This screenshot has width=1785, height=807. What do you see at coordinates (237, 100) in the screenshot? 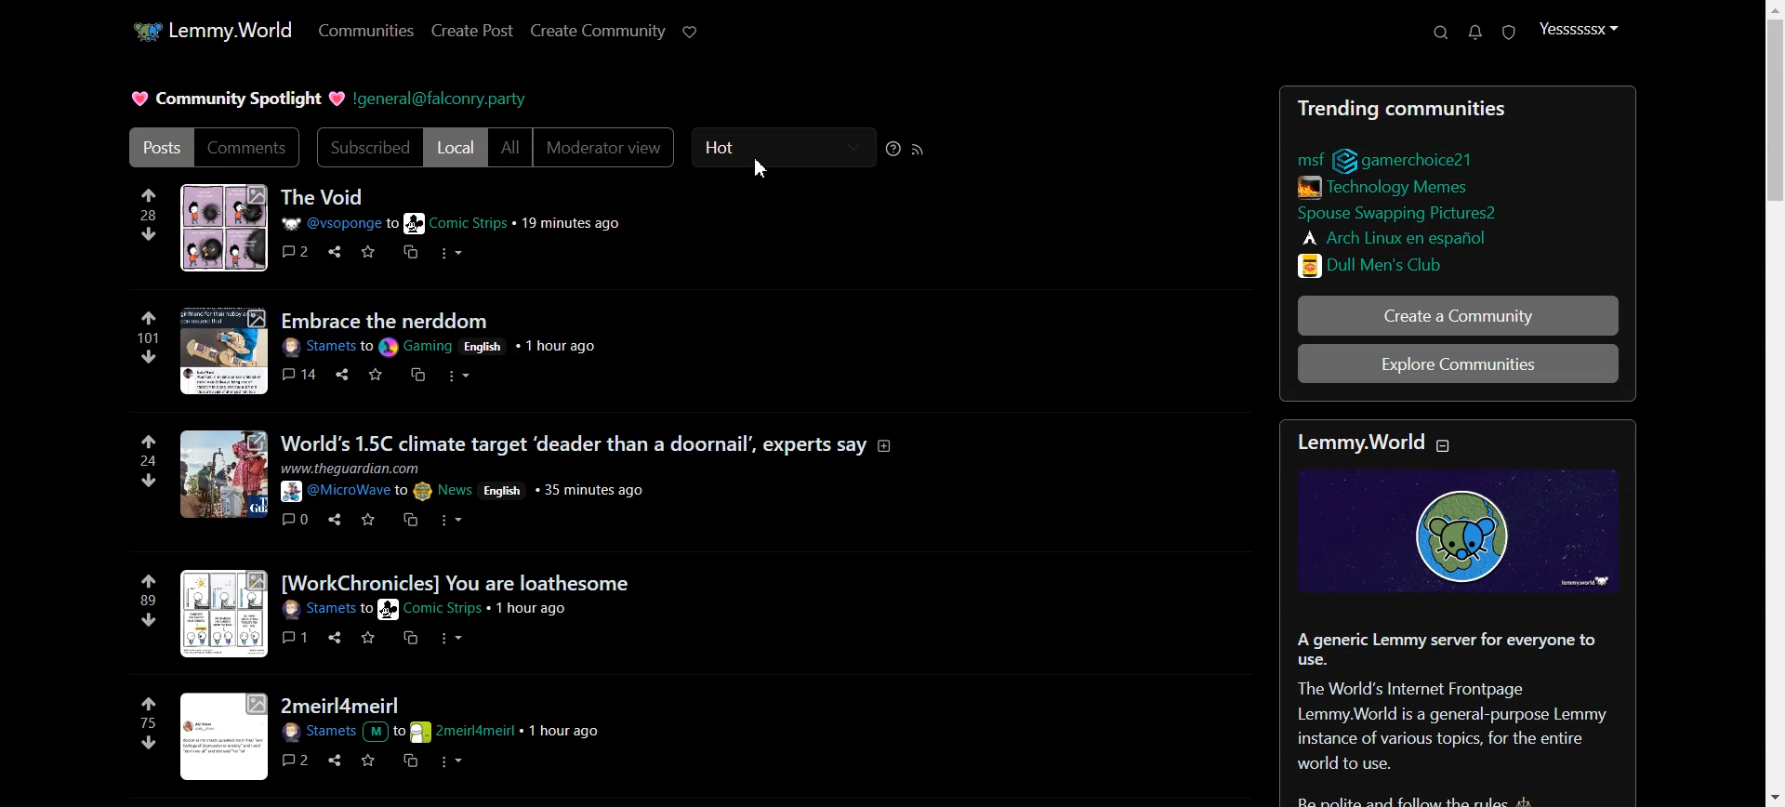
I see `Text` at bounding box center [237, 100].